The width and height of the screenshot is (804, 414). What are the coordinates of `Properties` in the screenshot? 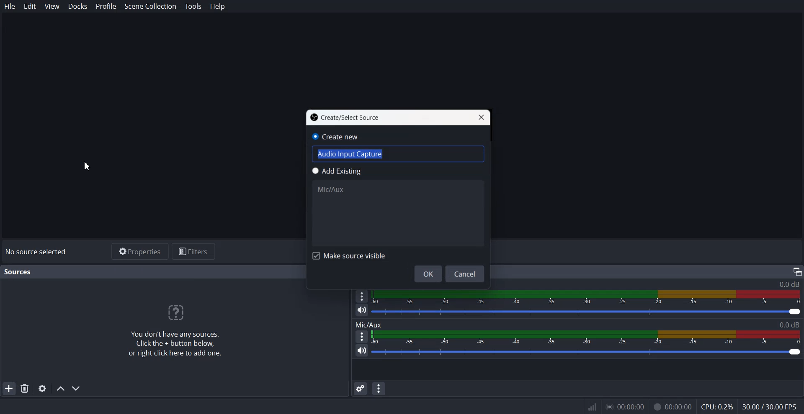 It's located at (139, 251).